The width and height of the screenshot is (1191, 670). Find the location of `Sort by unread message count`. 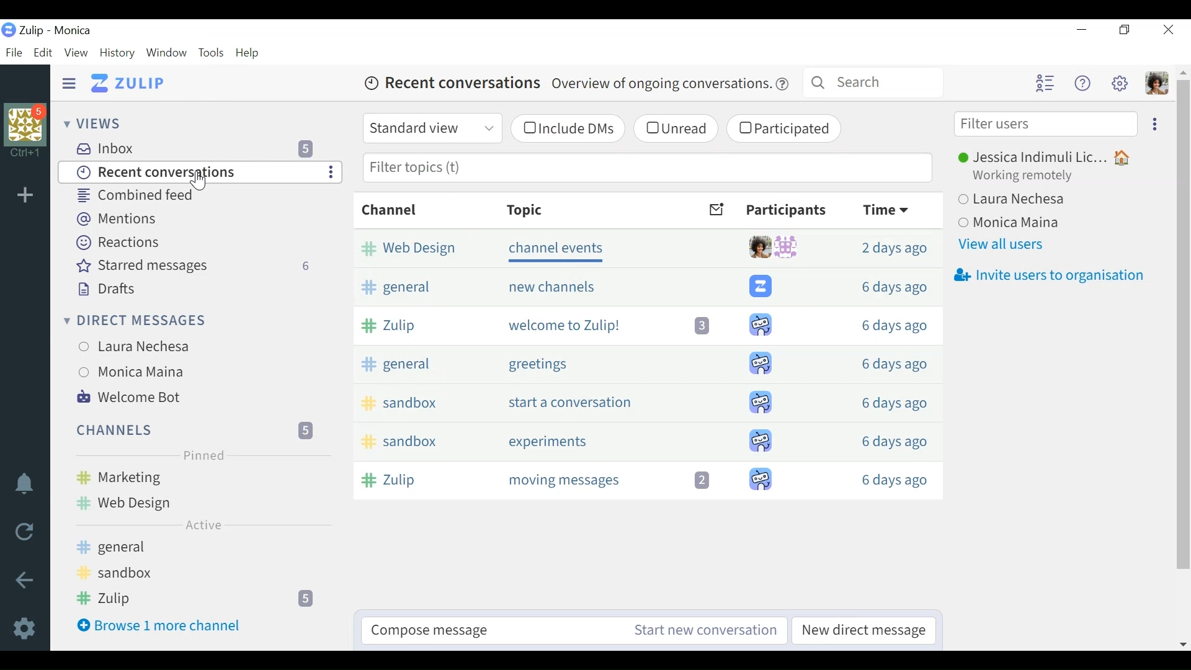

Sort by unread message count is located at coordinates (716, 210).